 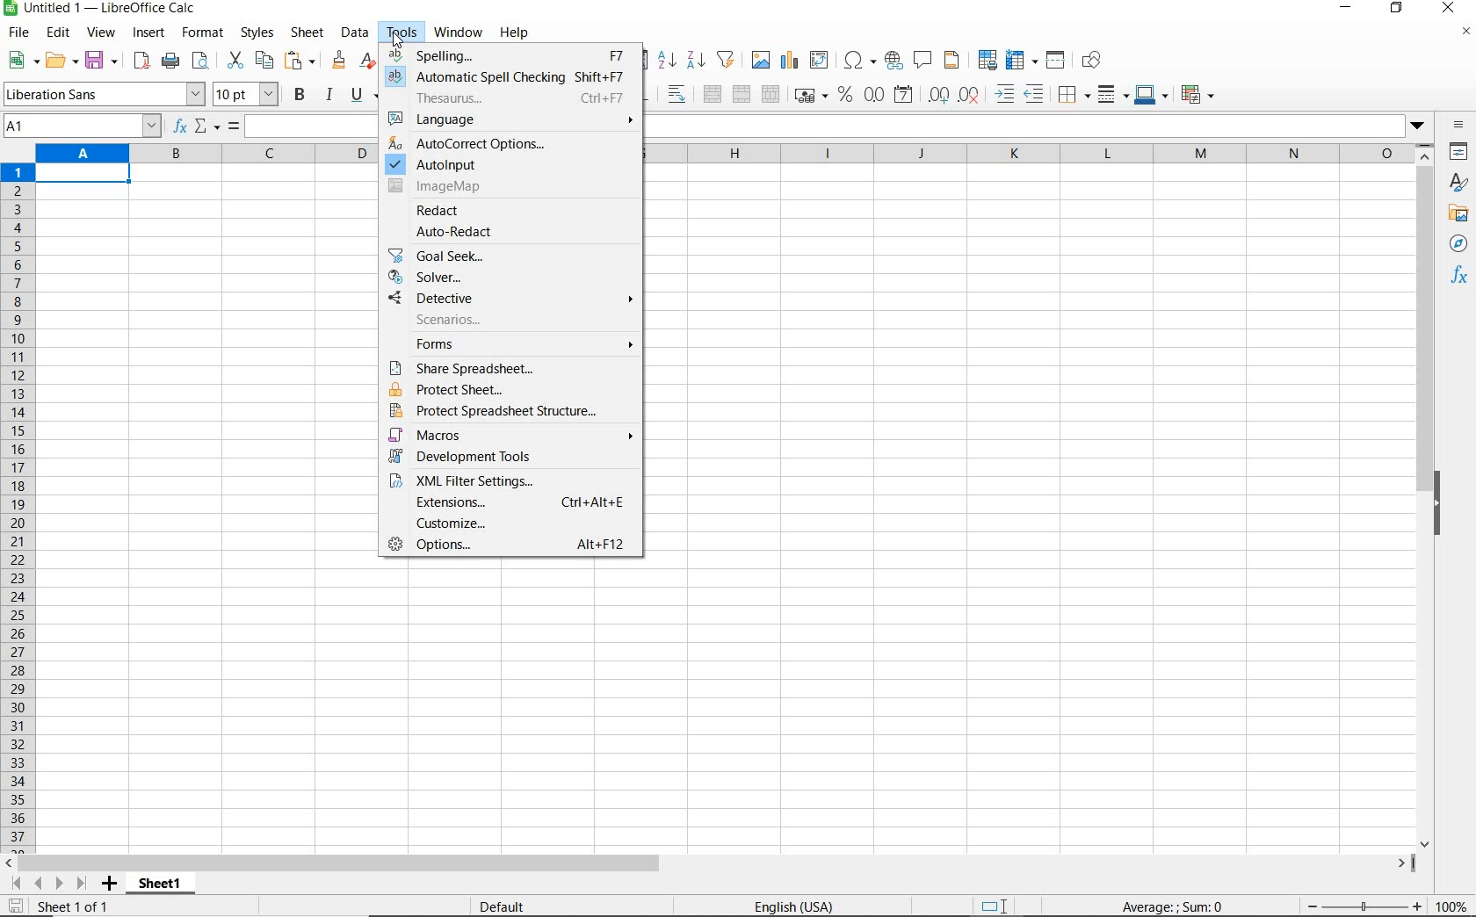 I want to click on ROWS, so click(x=19, y=506).